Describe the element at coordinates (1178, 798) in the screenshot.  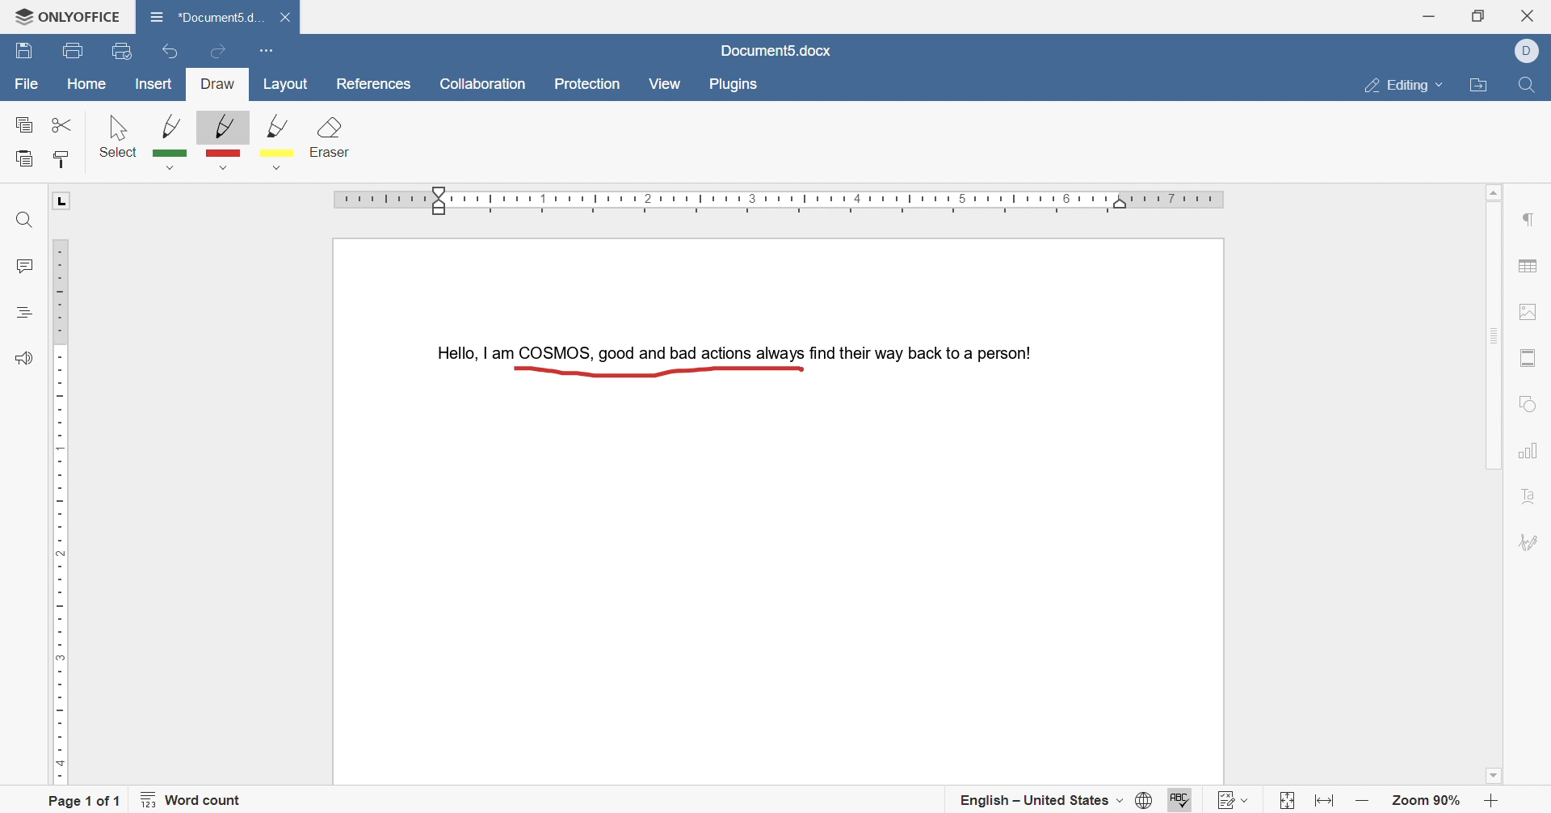
I see `spell checking` at that location.